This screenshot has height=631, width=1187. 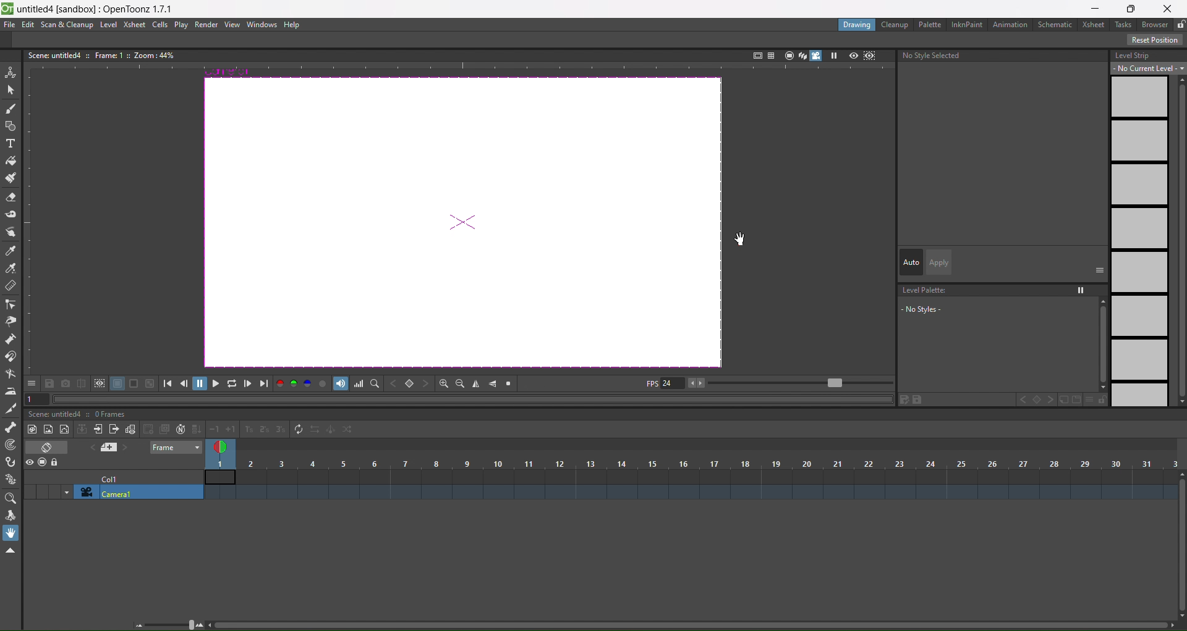 What do you see at coordinates (770, 54) in the screenshot?
I see `field guide` at bounding box center [770, 54].